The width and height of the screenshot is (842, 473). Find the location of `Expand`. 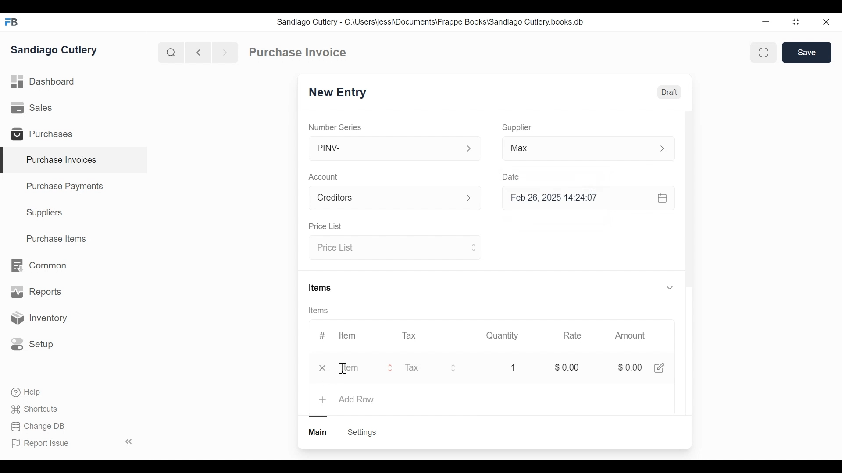

Expand is located at coordinates (474, 199).